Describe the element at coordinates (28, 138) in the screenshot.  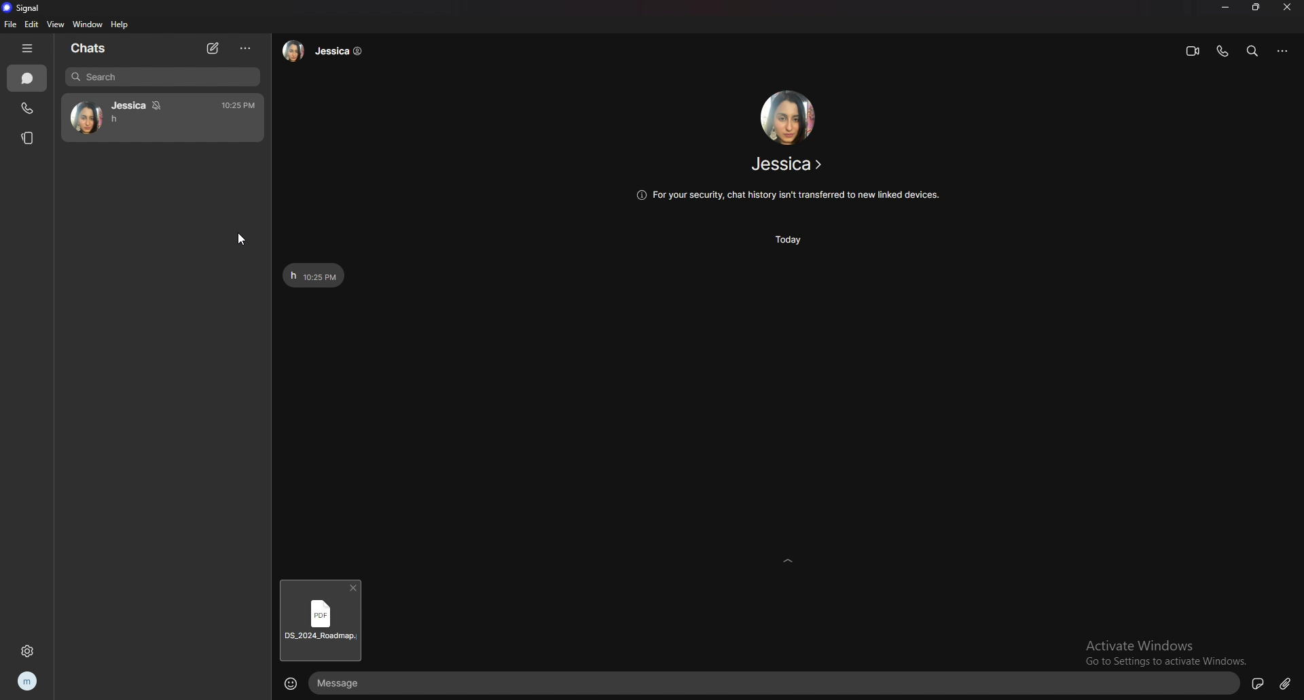
I see `stories` at that location.